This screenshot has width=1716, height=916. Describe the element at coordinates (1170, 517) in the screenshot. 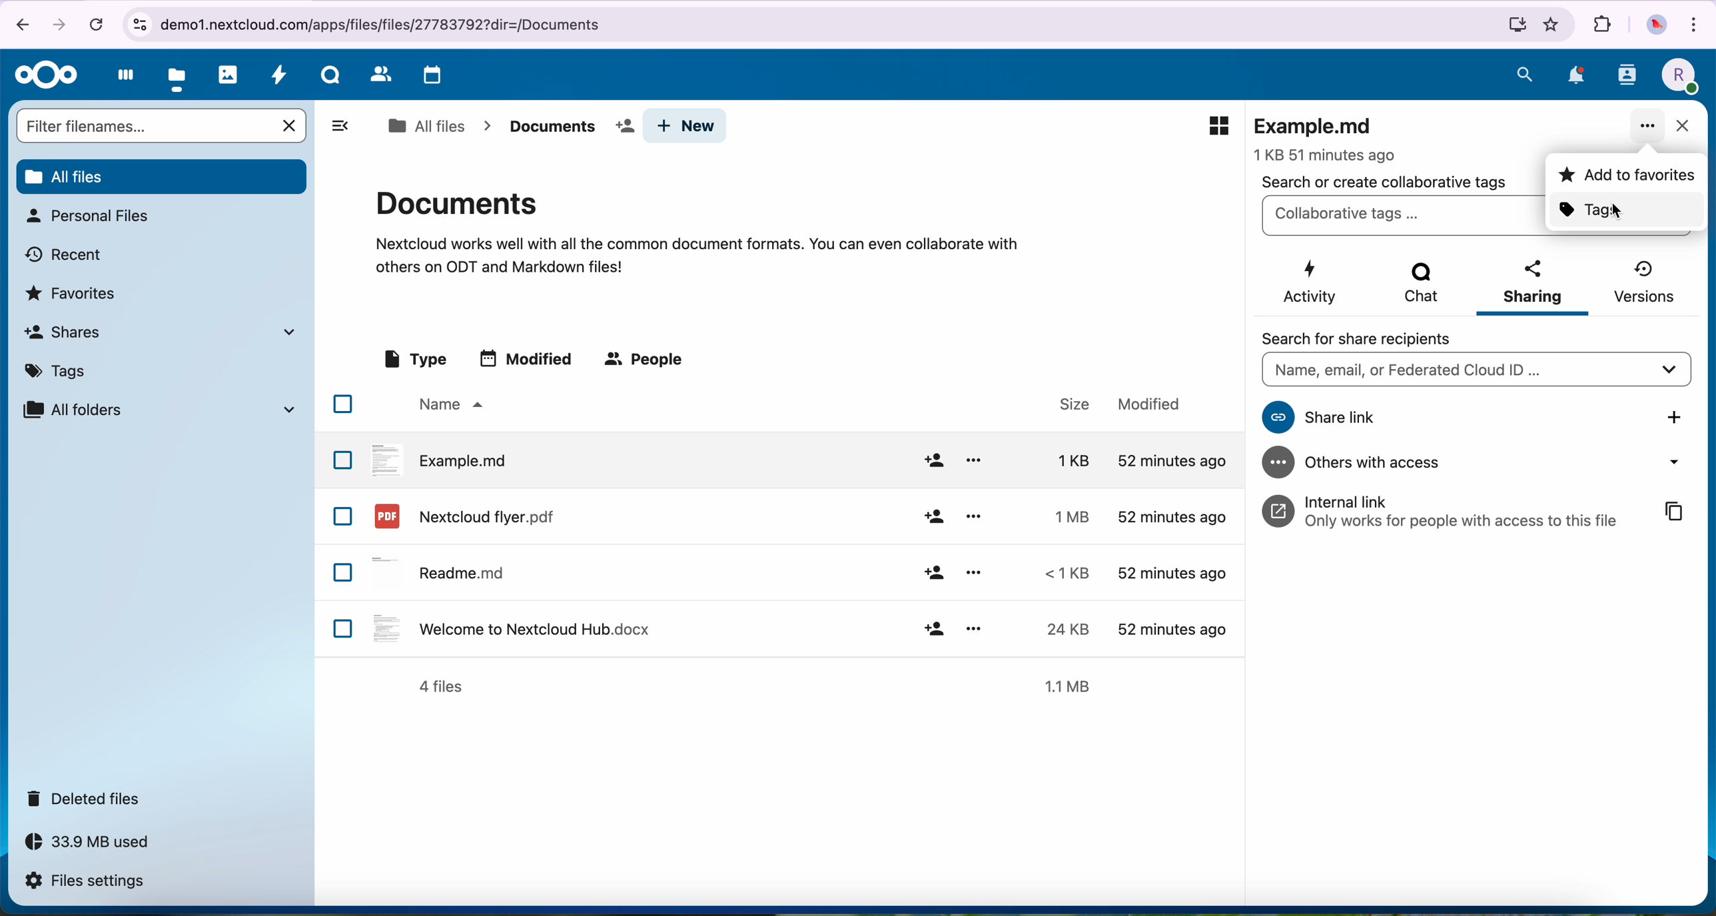

I see `modified` at that location.